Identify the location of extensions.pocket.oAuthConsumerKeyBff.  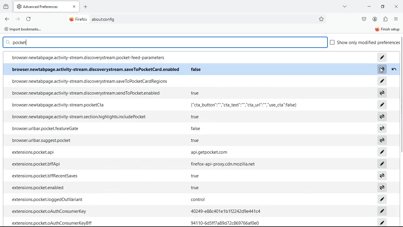
(52, 223).